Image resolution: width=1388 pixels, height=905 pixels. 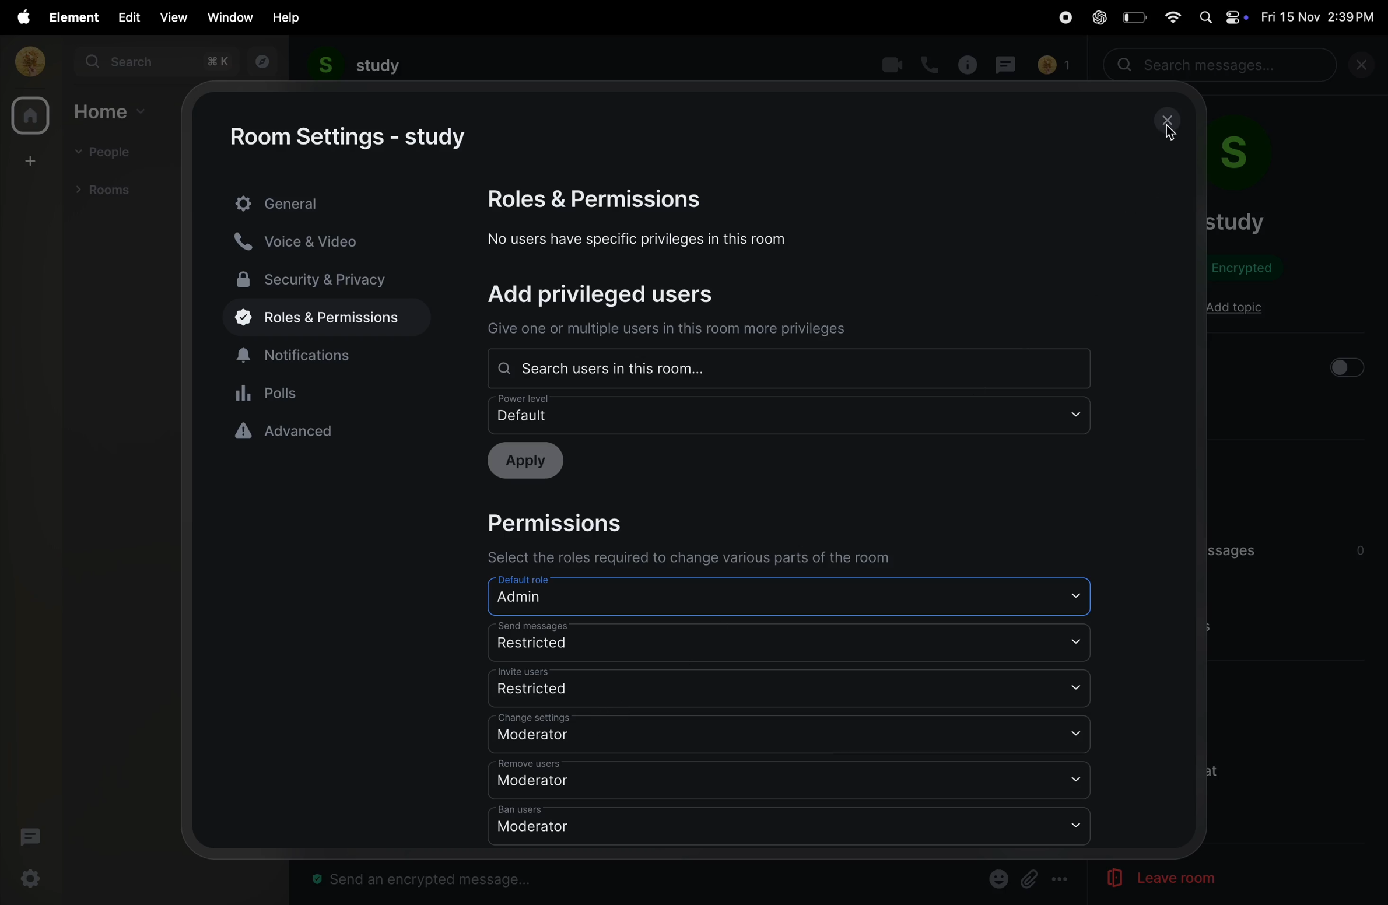 I want to click on messages, so click(x=1009, y=63).